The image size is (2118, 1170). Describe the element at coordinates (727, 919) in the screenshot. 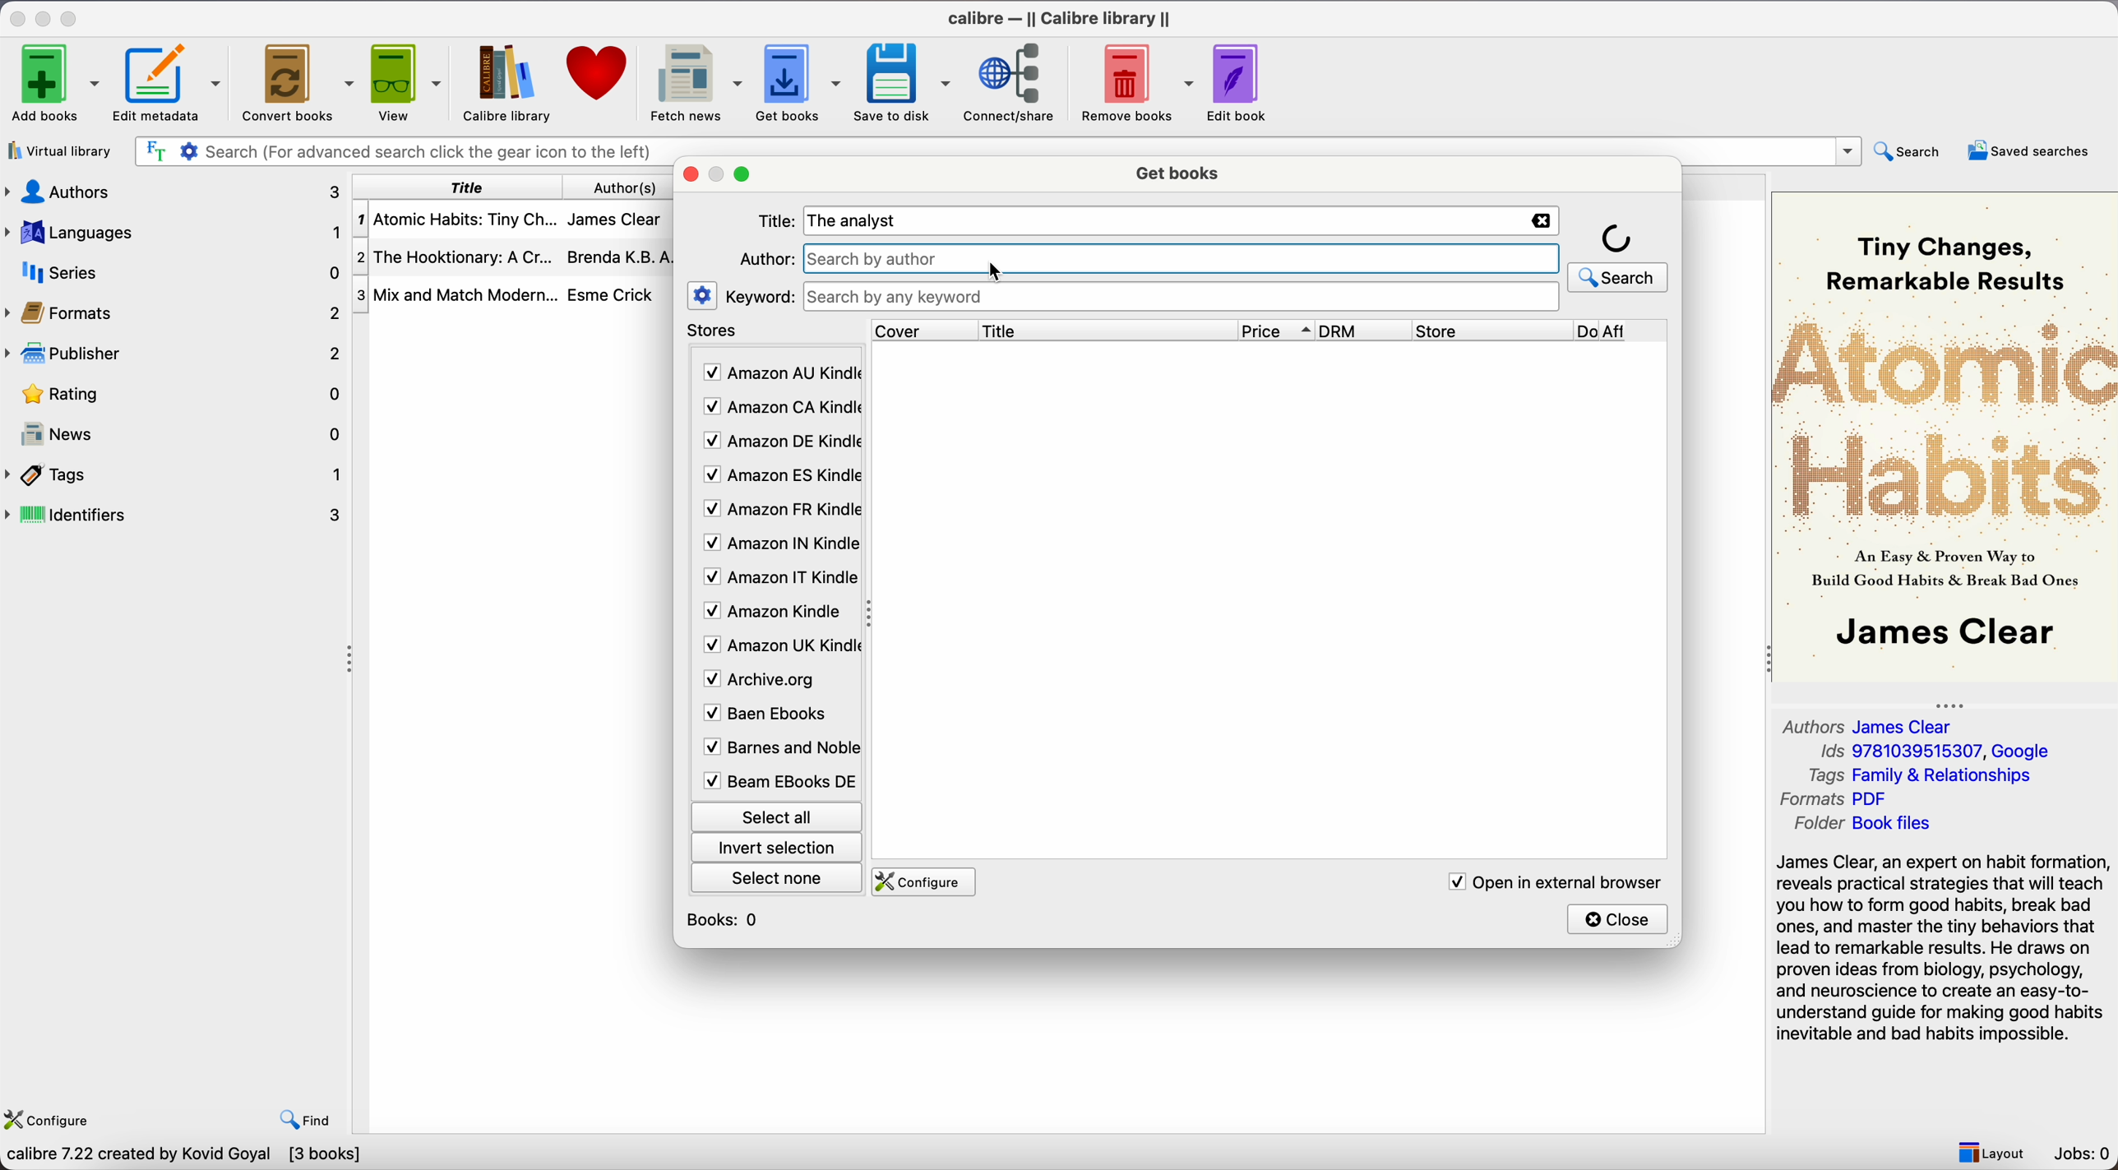

I see `books: 0` at that location.